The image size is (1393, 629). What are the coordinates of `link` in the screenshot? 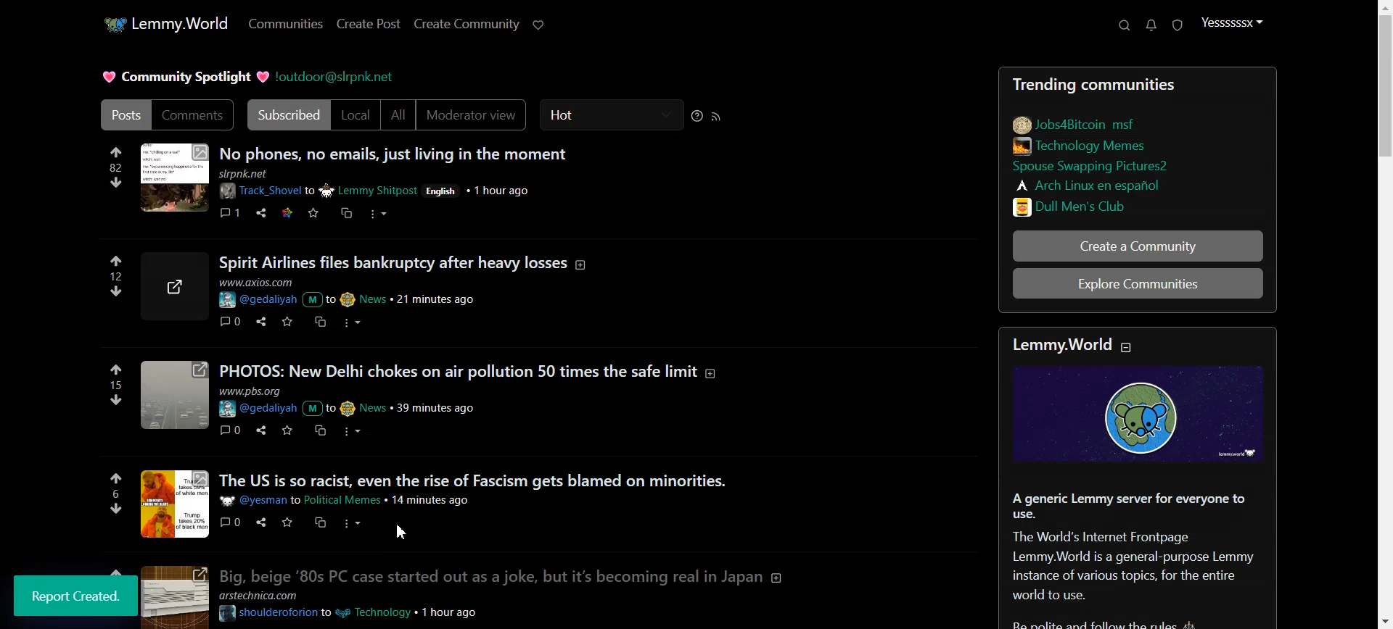 It's located at (1076, 122).